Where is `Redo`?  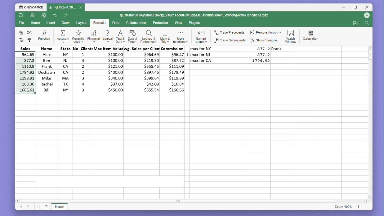 Redo is located at coordinates (66, 15).